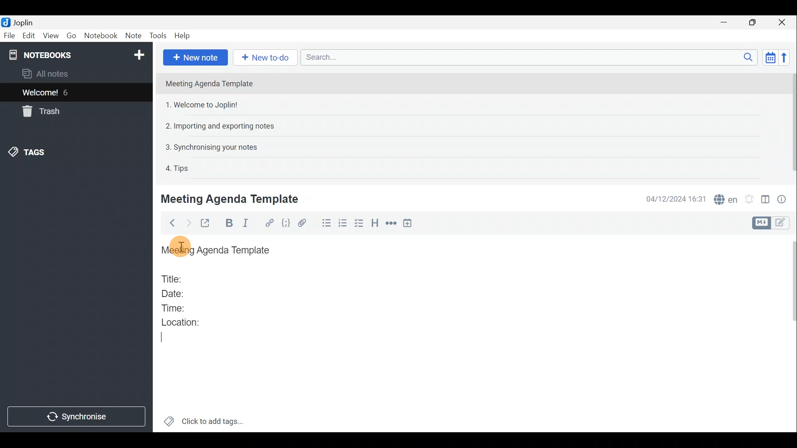  What do you see at coordinates (527, 57) in the screenshot?
I see `Search bar` at bounding box center [527, 57].